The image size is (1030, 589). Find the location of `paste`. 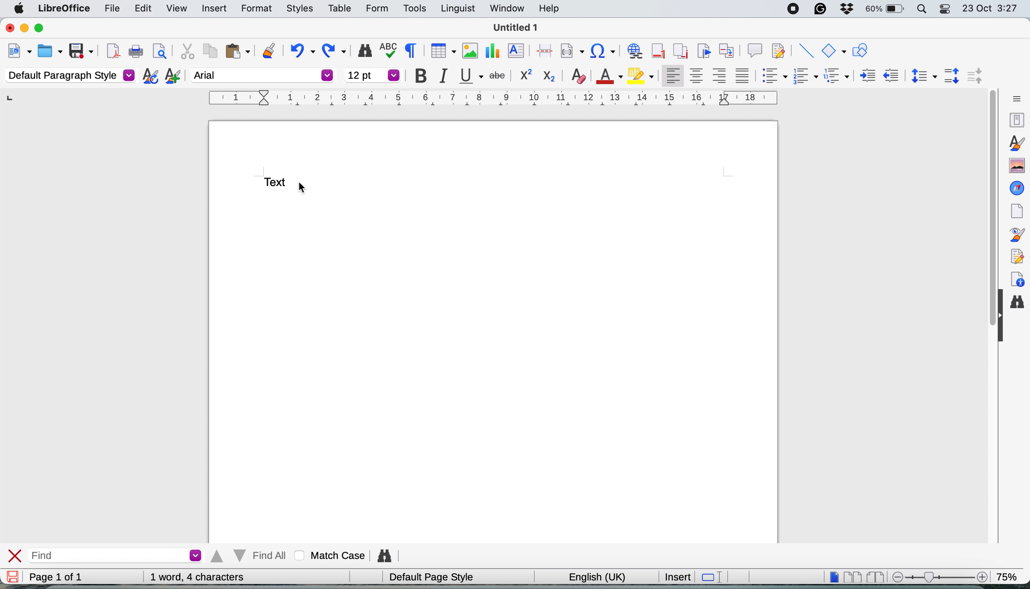

paste is located at coordinates (237, 51).